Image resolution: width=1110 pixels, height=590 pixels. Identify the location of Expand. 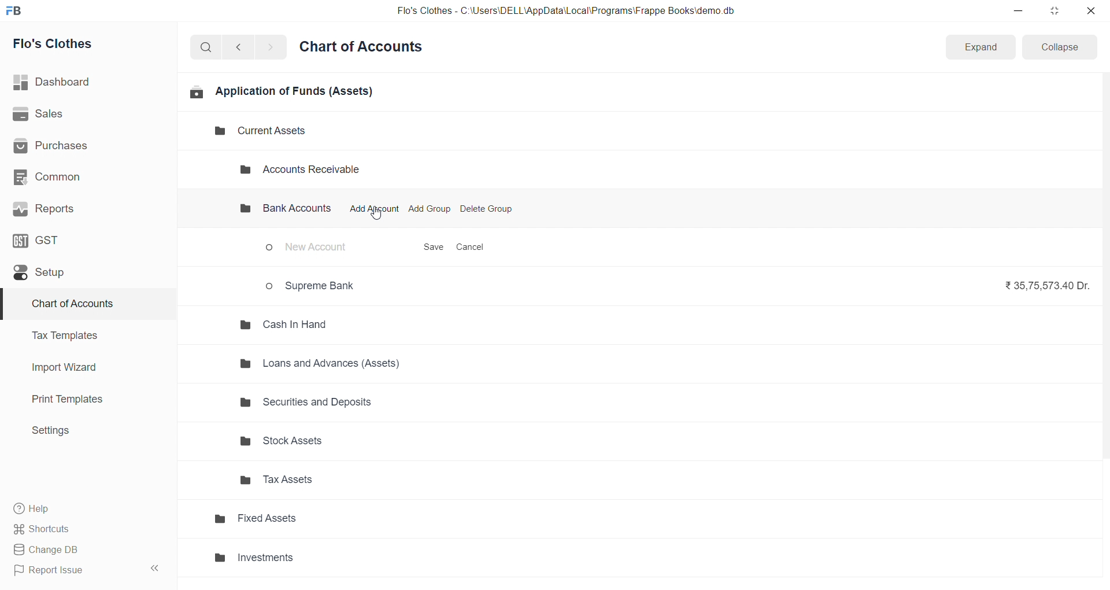
(979, 47).